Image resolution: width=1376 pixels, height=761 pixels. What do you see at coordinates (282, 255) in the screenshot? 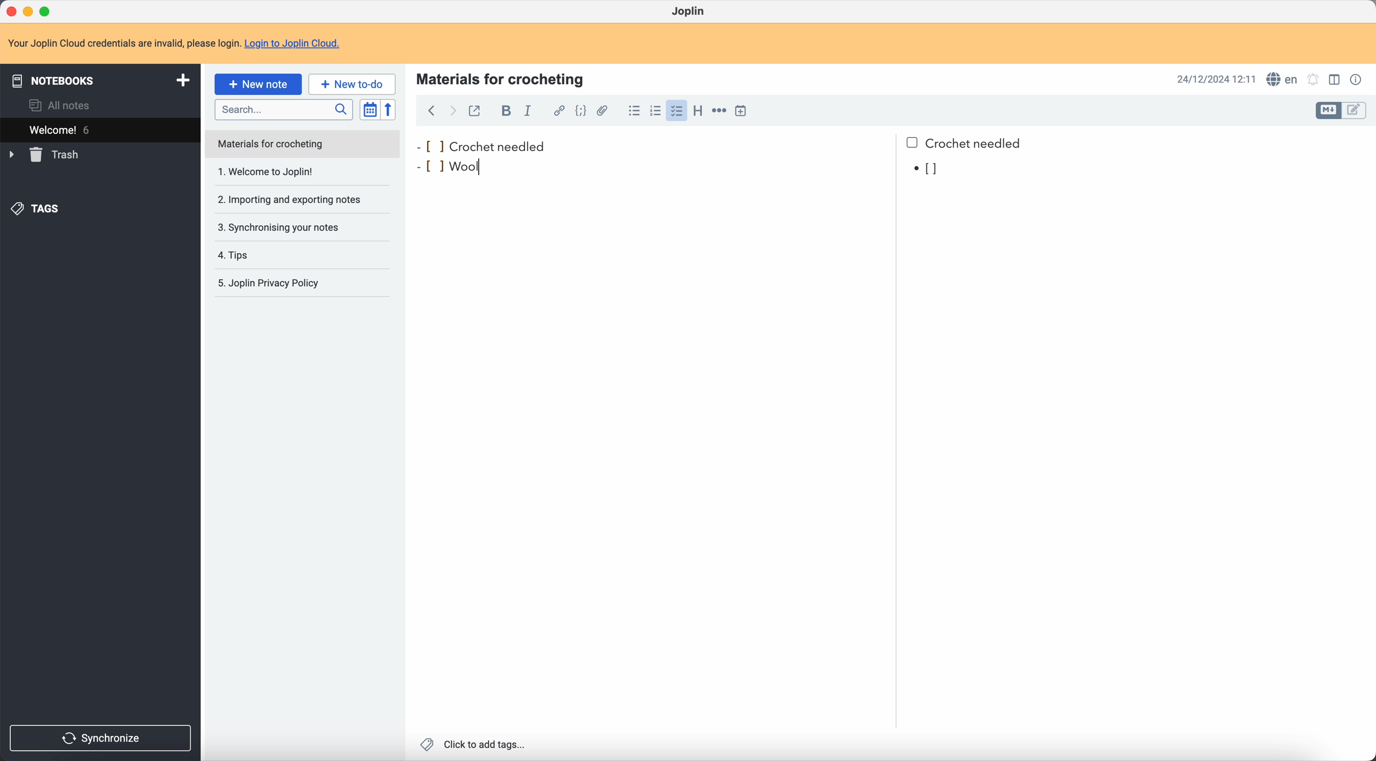
I see `tips` at bounding box center [282, 255].